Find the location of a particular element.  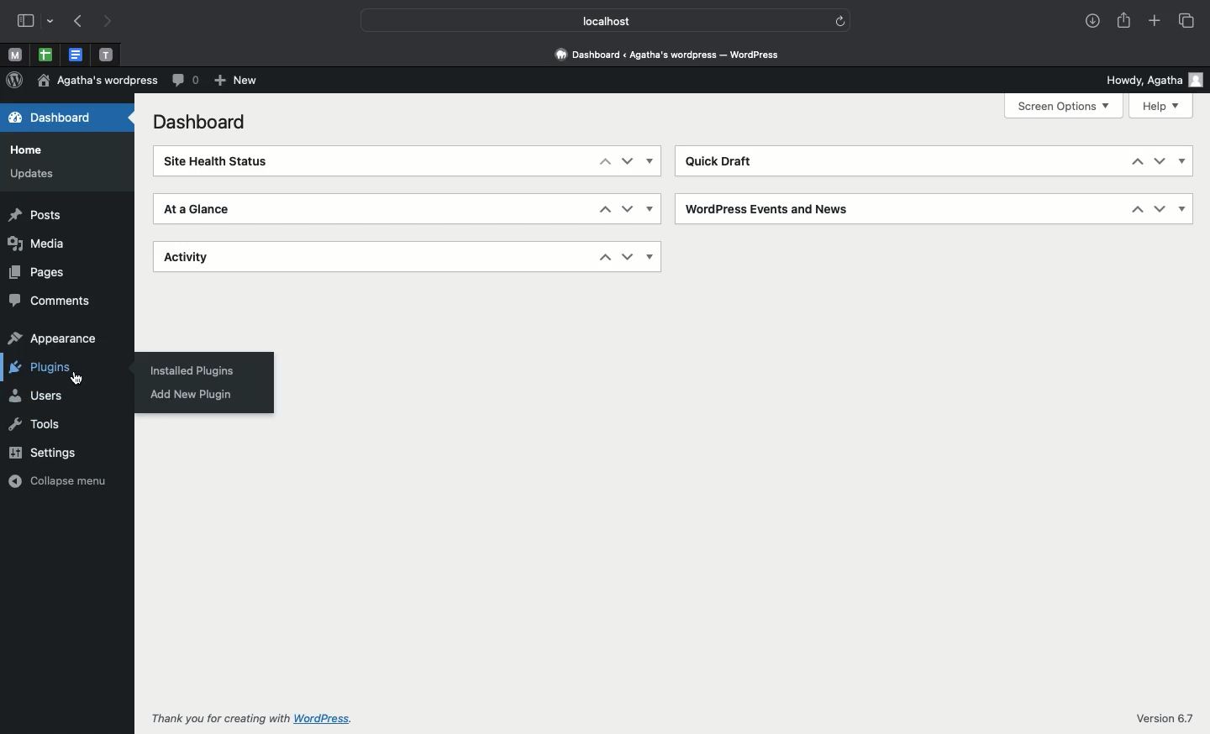

Show is located at coordinates (650, 256).